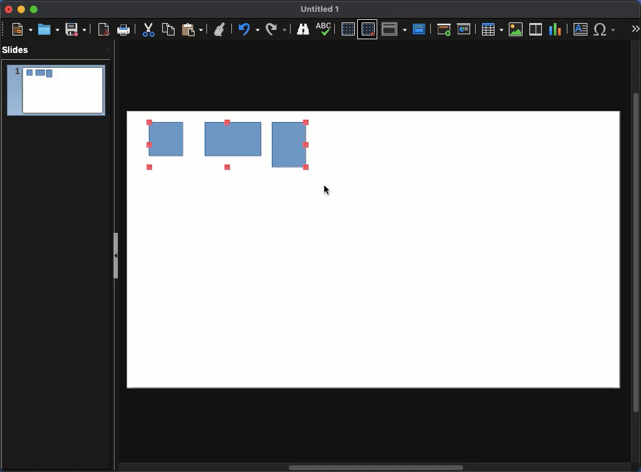 This screenshot has width=641, height=472. Describe the element at coordinates (327, 30) in the screenshot. I see `Display` at that location.